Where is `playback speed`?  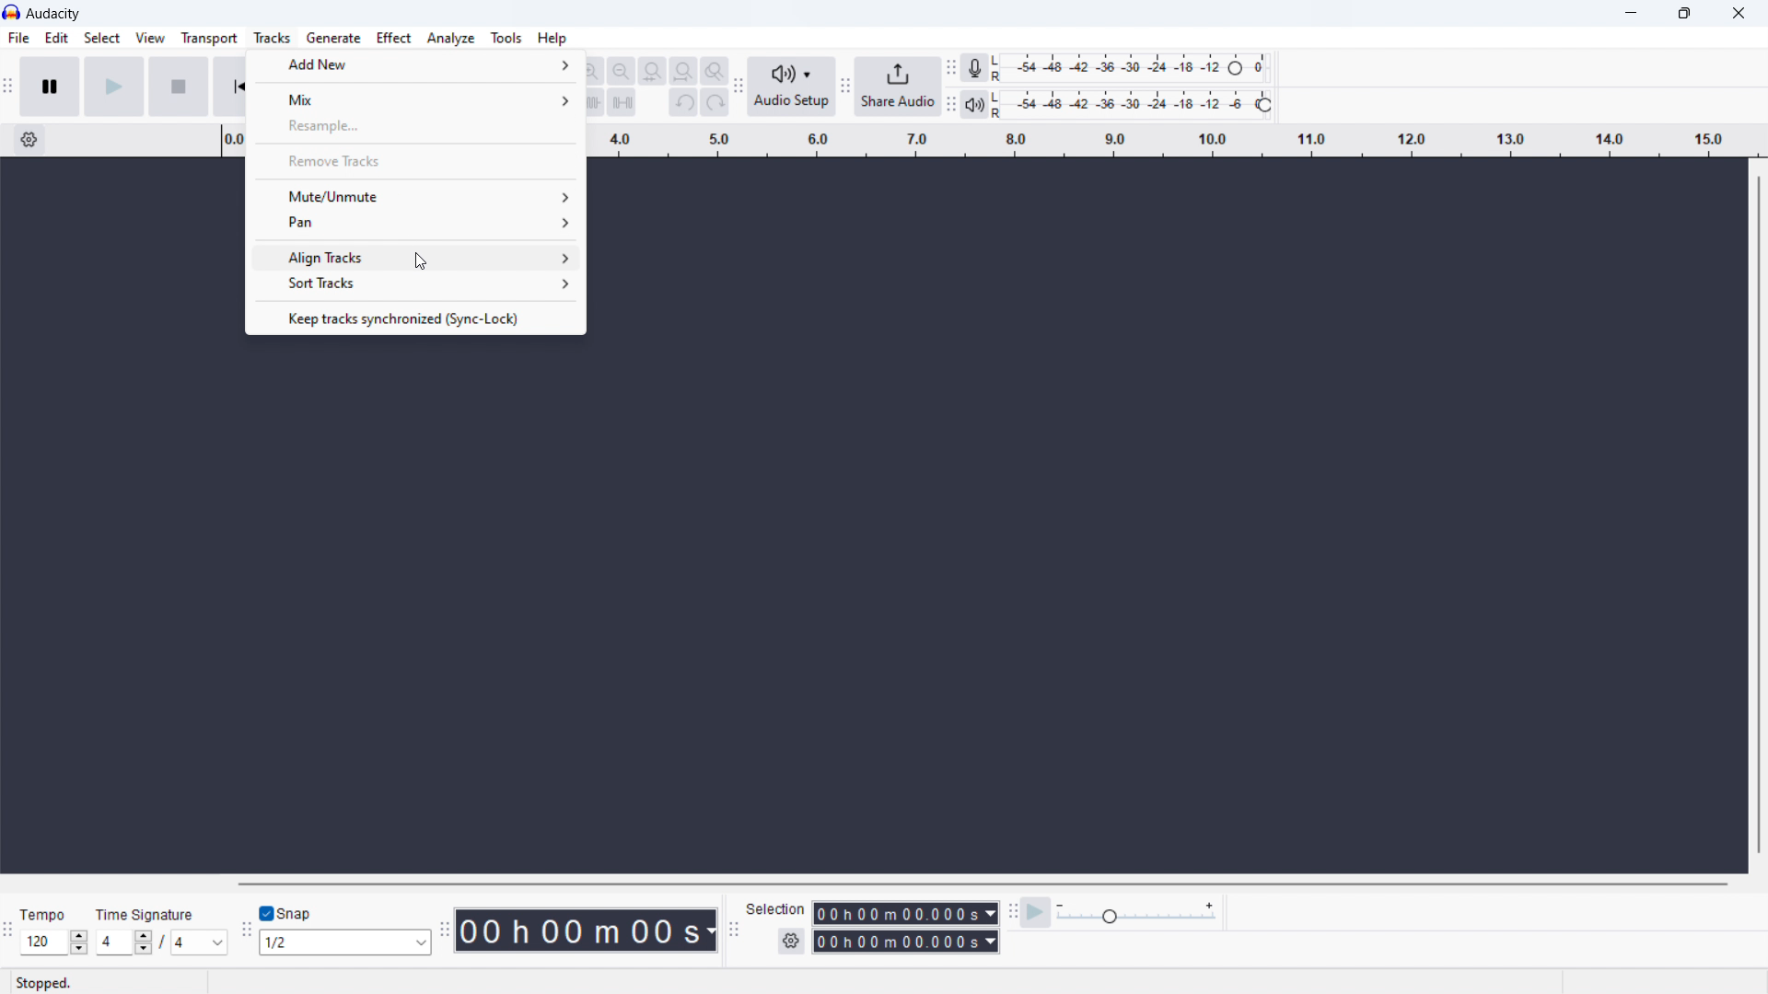
playback speed is located at coordinates (1137, 913).